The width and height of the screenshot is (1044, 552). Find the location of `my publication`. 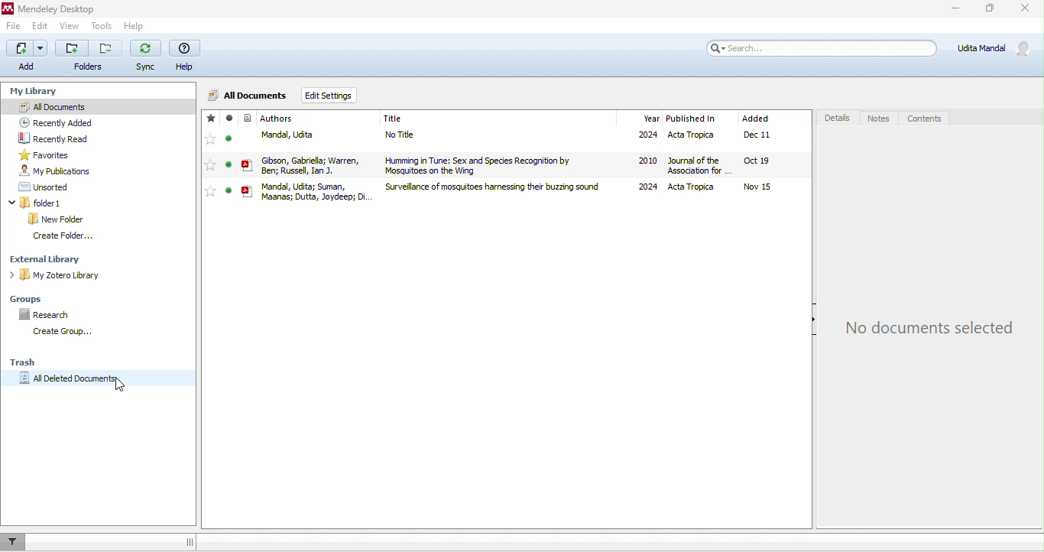

my publication is located at coordinates (61, 170).